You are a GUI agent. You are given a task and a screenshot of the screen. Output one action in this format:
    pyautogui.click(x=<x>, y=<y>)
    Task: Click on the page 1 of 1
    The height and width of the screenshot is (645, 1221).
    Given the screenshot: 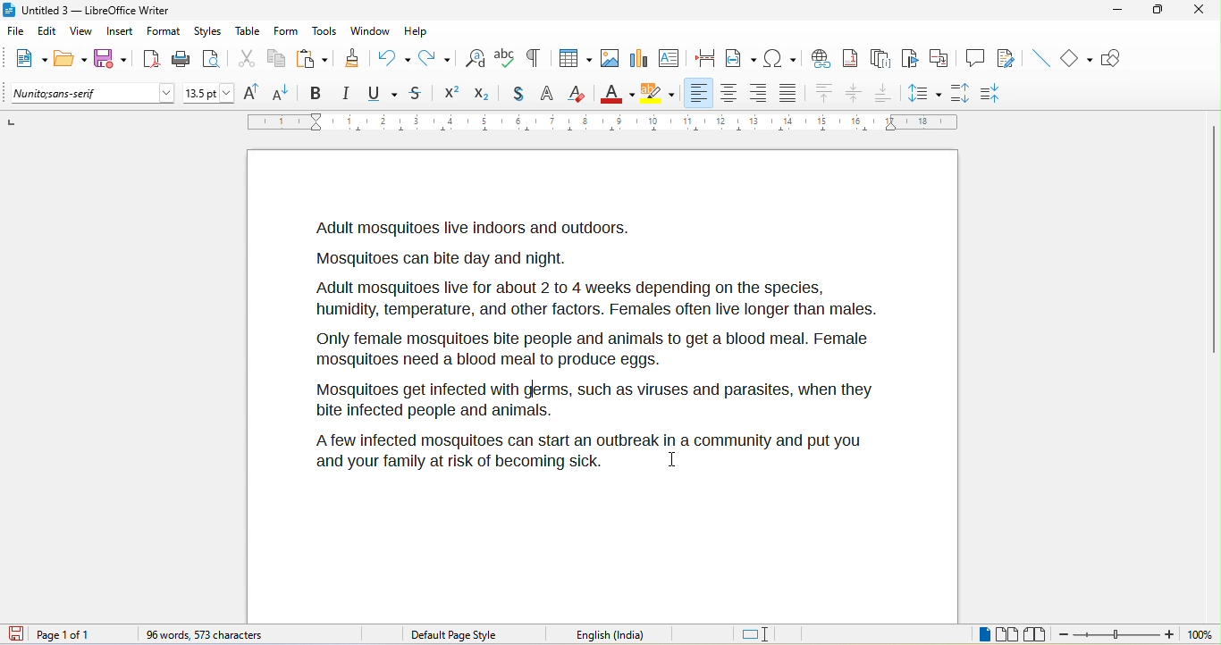 What is the action you would take?
    pyautogui.click(x=81, y=634)
    